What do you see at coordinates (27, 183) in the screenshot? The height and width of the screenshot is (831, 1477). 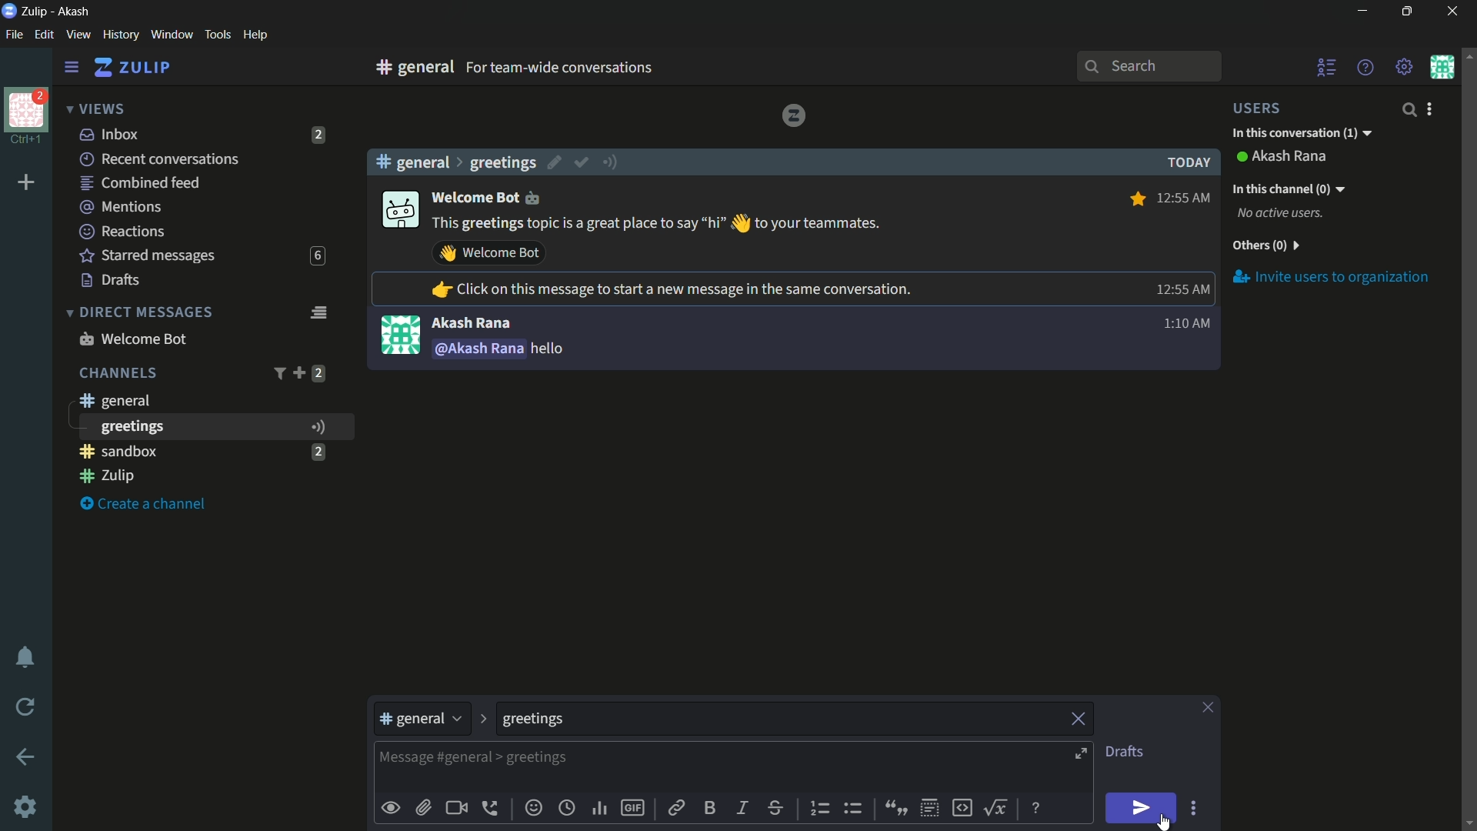 I see `add organization` at bounding box center [27, 183].